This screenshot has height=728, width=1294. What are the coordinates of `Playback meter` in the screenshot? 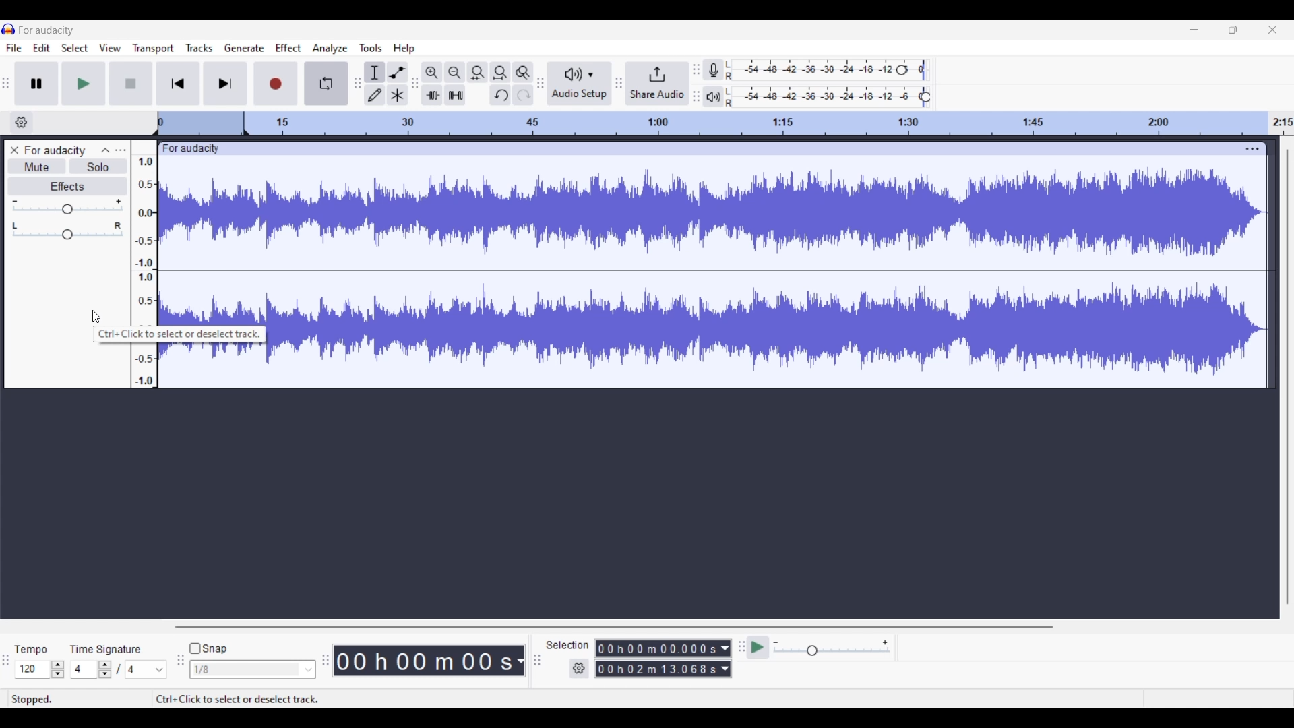 It's located at (714, 97).